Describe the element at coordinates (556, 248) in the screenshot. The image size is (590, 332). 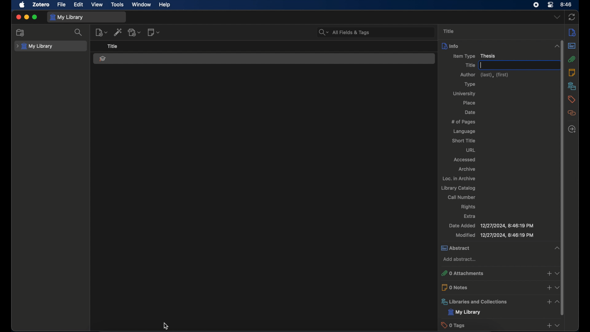
I see `collapse` at that location.